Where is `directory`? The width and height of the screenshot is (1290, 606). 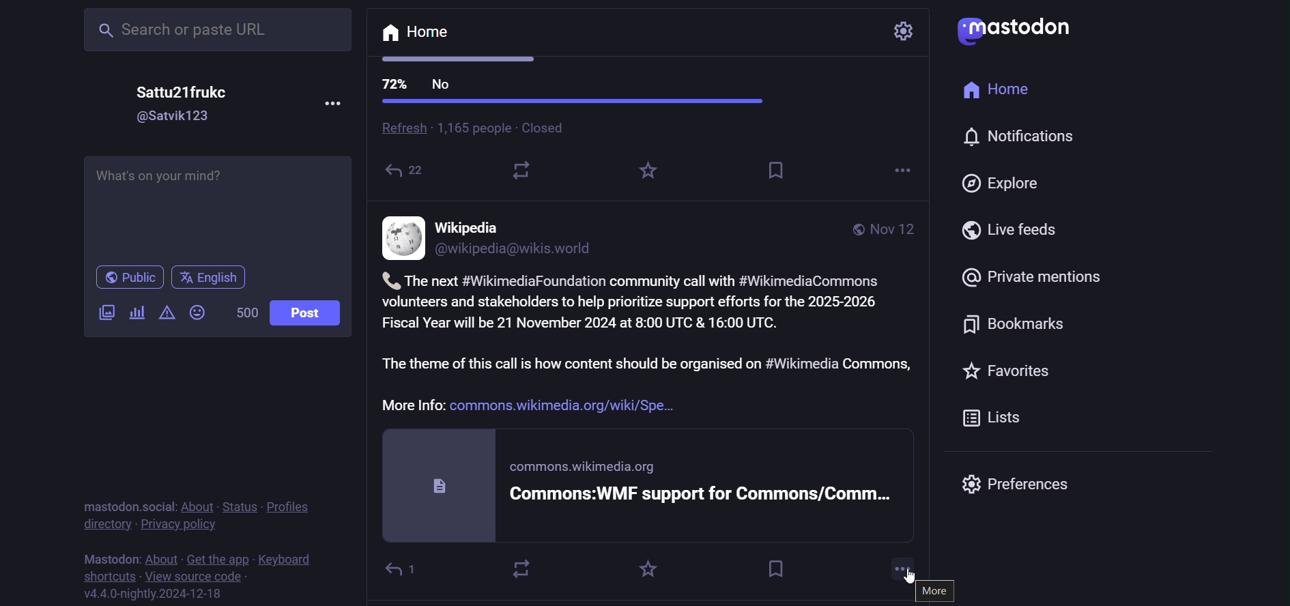 directory is located at coordinates (106, 526).